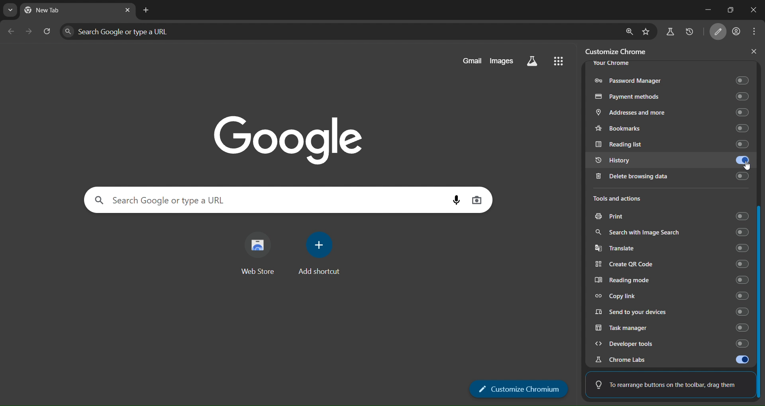  What do you see at coordinates (673, 128) in the screenshot?
I see `bookmarks` at bounding box center [673, 128].